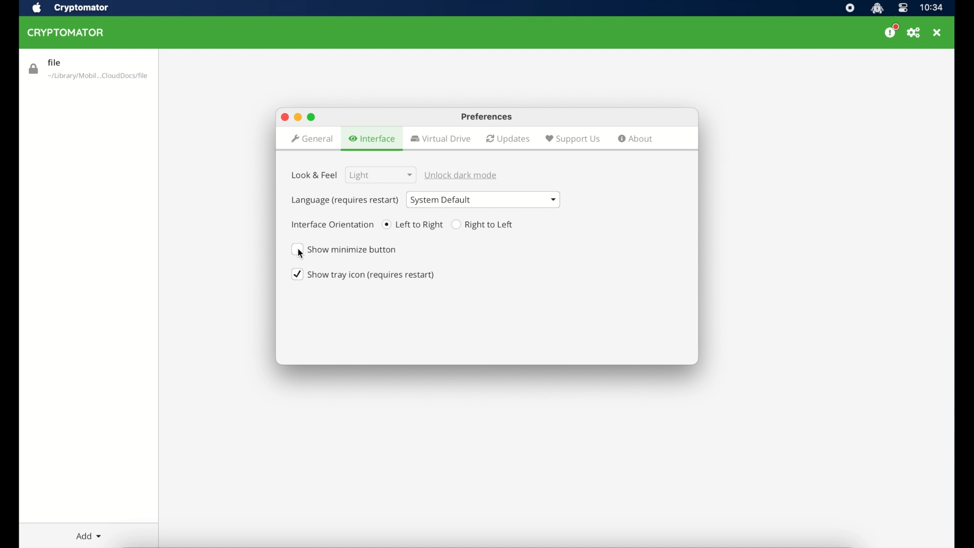 The height and width of the screenshot is (548, 974). Describe the element at coordinates (413, 224) in the screenshot. I see `radio button` at that location.